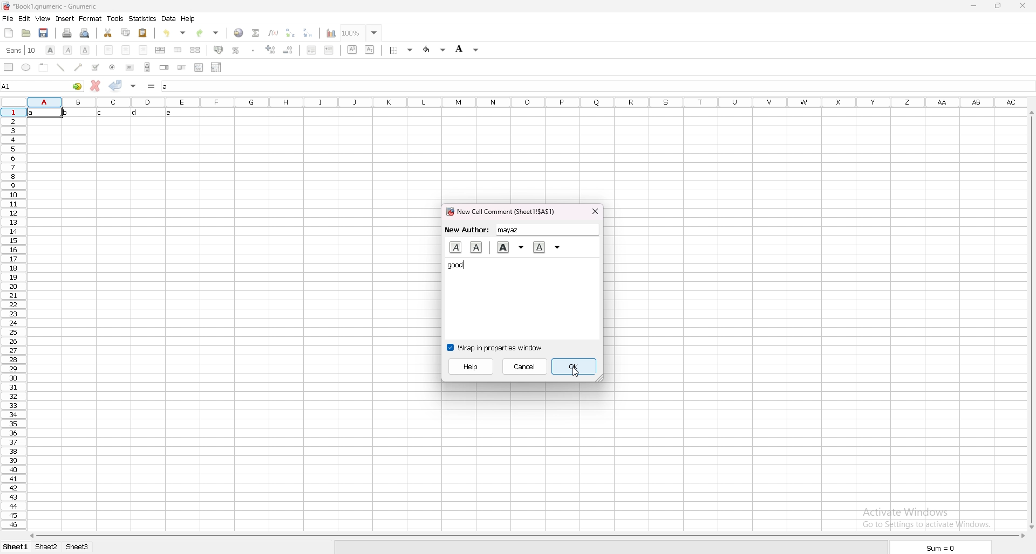  What do you see at coordinates (129, 67) in the screenshot?
I see `button` at bounding box center [129, 67].